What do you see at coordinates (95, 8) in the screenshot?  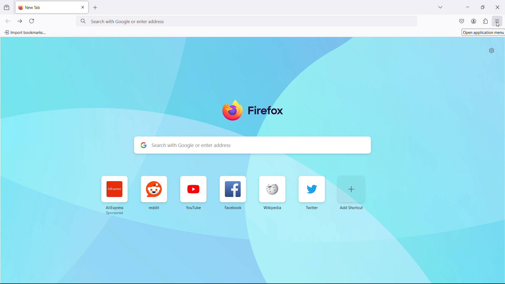 I see `open new tab` at bounding box center [95, 8].